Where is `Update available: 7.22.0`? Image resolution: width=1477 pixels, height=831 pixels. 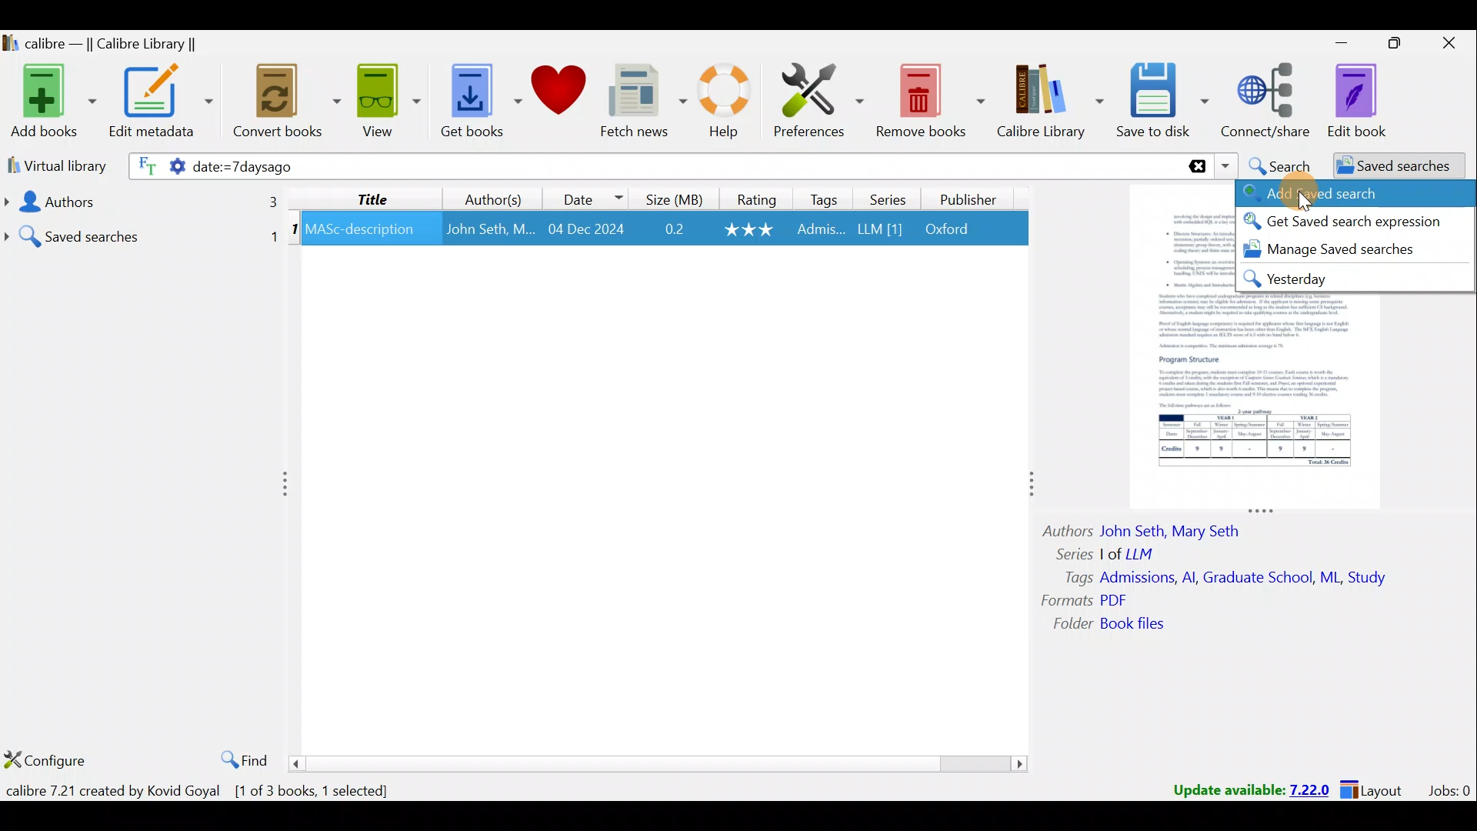 Update available: 7.22.0 is located at coordinates (1243, 788).